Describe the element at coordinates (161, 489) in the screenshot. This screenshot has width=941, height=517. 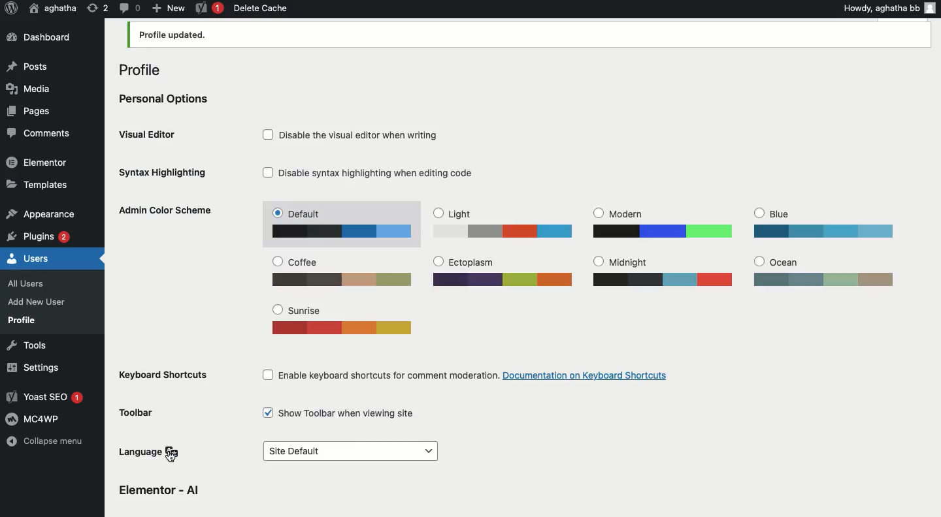
I see `` at that location.